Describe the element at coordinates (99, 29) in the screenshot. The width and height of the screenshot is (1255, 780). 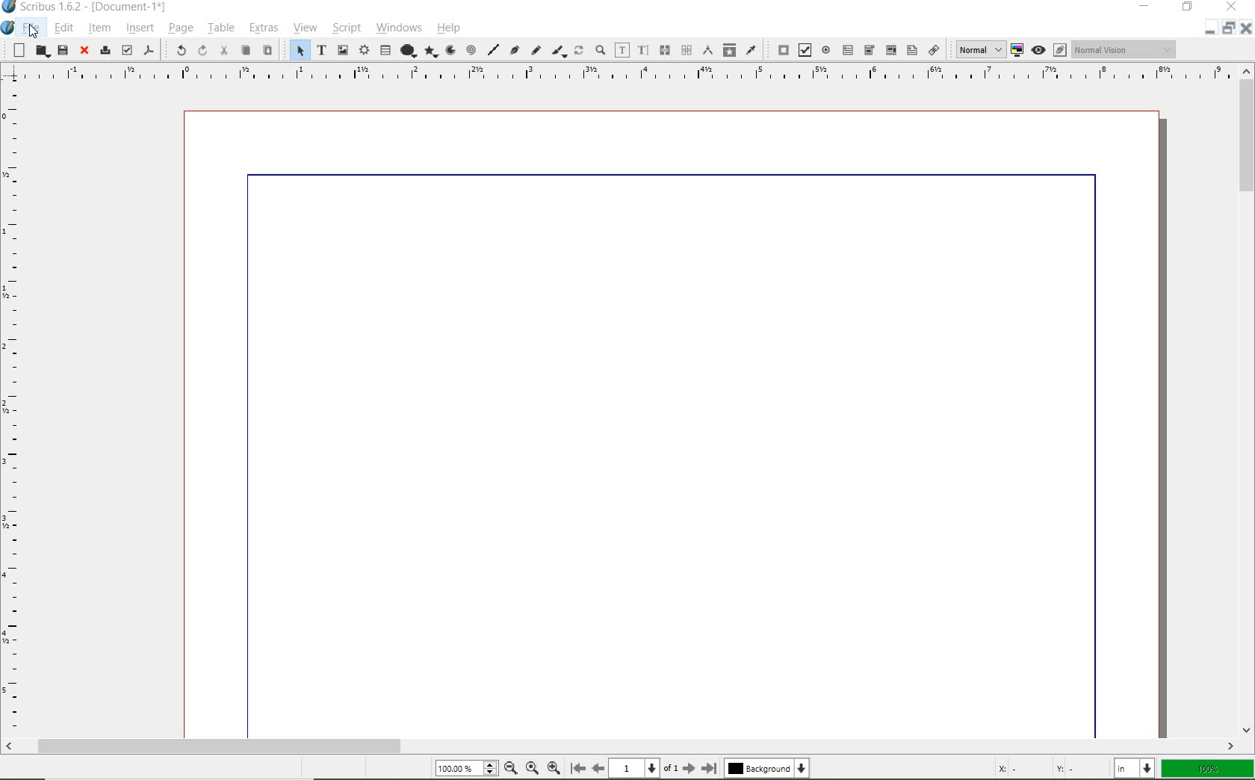
I see `item` at that location.